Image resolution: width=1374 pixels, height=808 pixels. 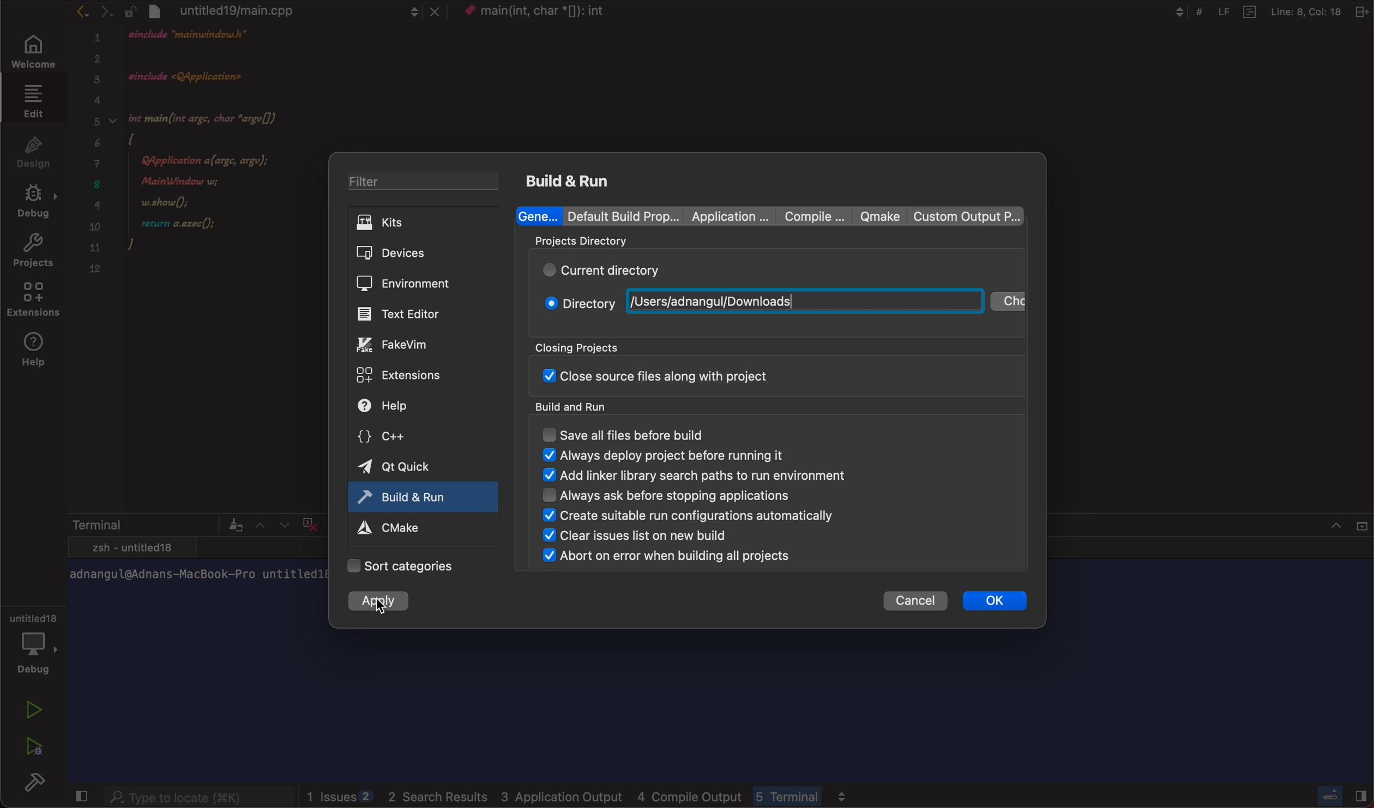 What do you see at coordinates (198, 151) in the screenshot?
I see `code` at bounding box center [198, 151].